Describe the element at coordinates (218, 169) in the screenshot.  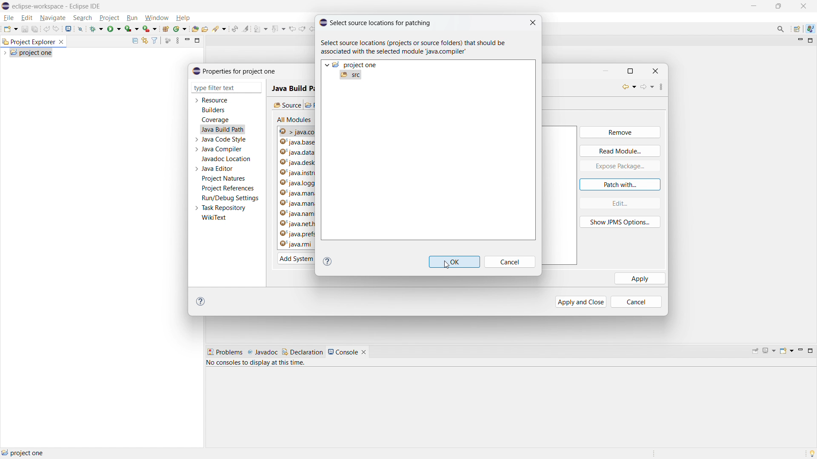
I see `java editor` at that location.